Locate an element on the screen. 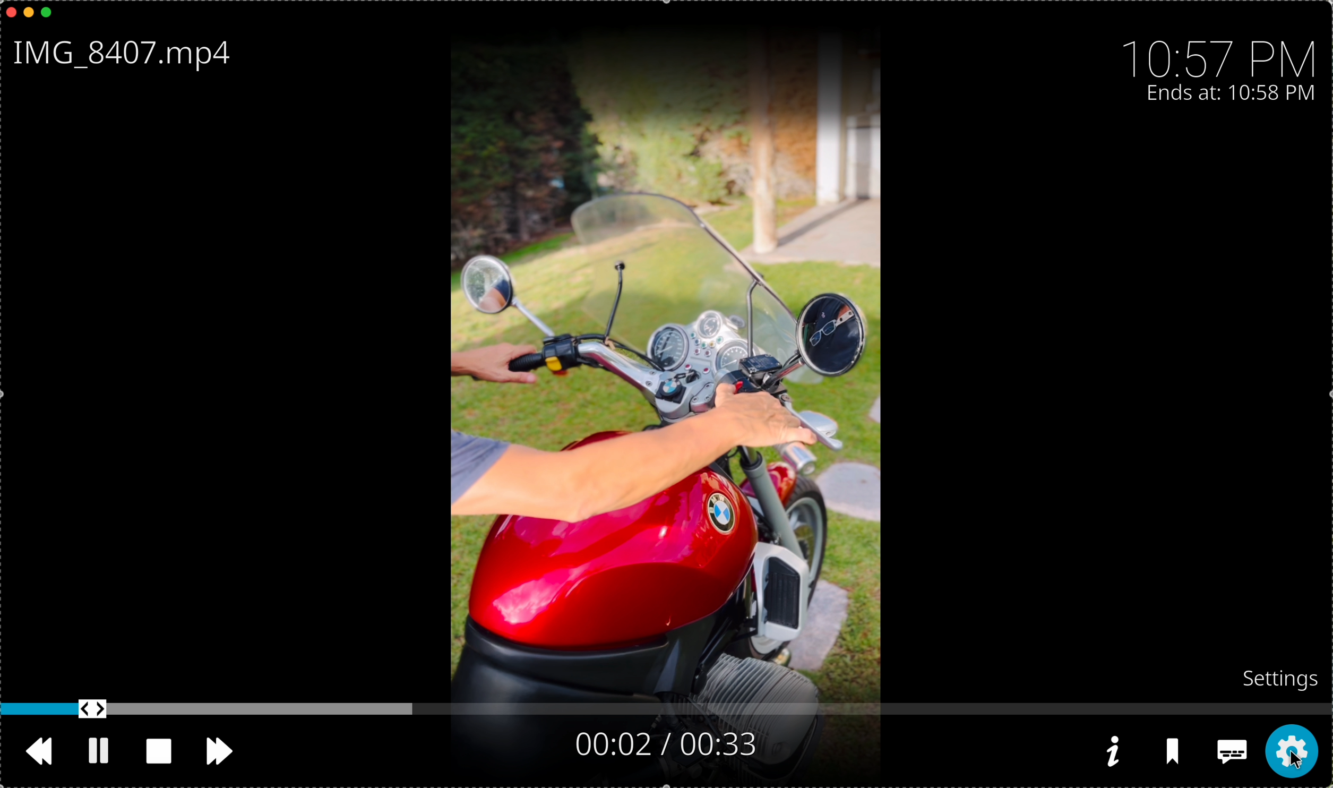 Image resolution: width=1333 pixels, height=788 pixels. minimize  is located at coordinates (29, 15).